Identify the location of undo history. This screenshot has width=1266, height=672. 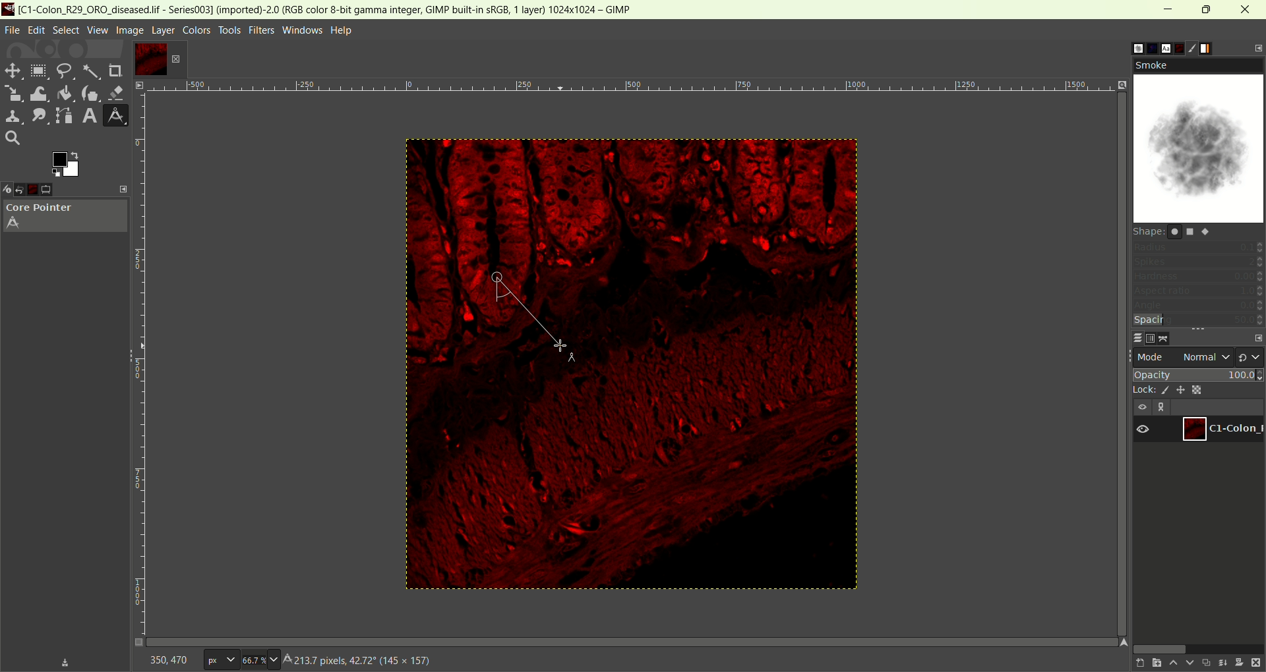
(24, 190).